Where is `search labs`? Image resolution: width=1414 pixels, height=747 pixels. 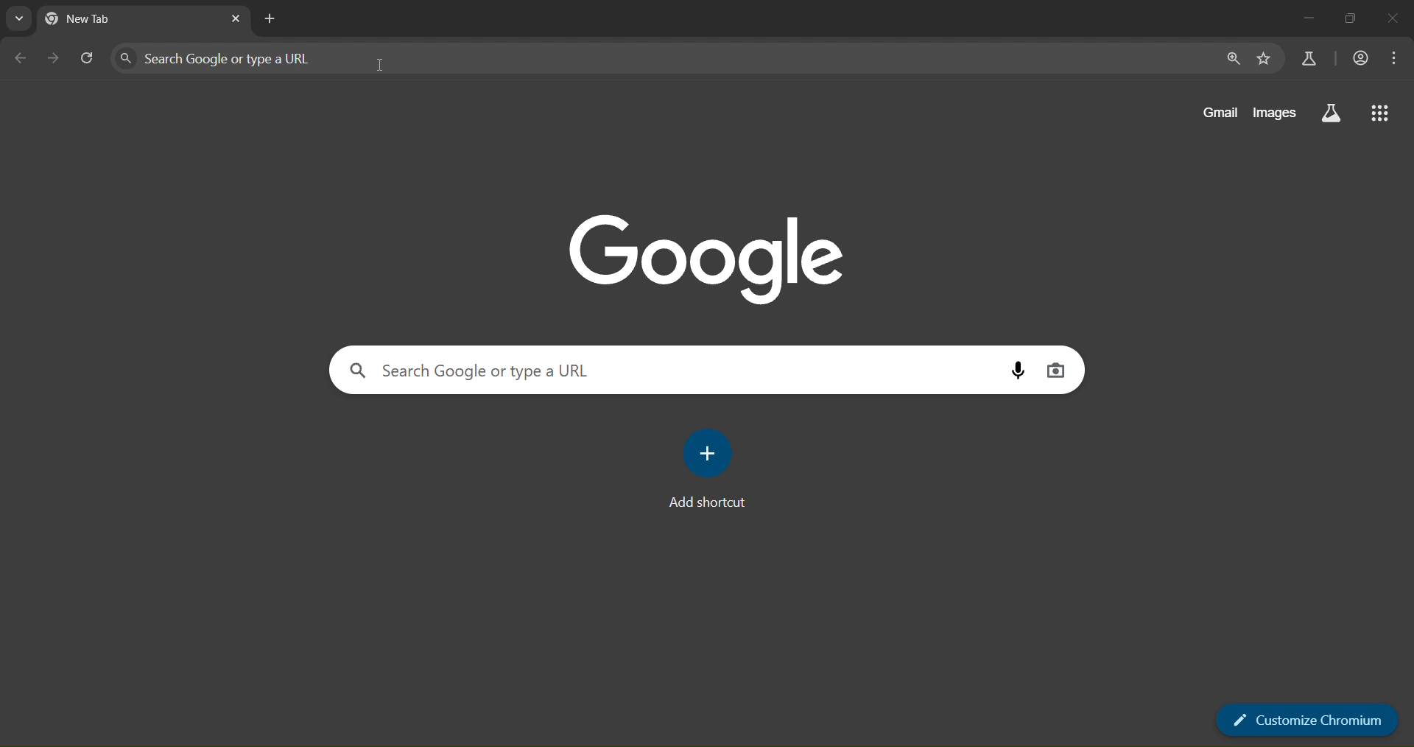
search labs is located at coordinates (1306, 57).